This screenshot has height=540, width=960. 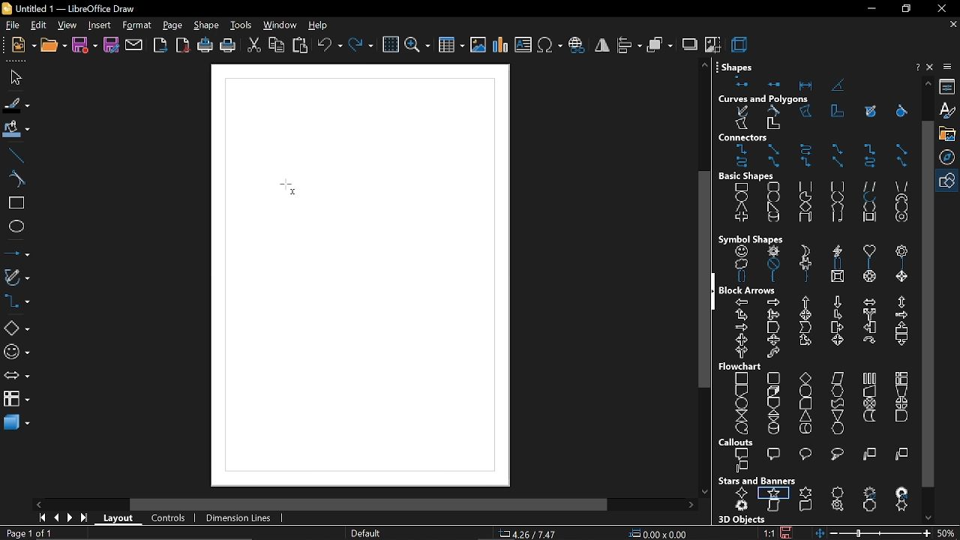 I want to click on grid, so click(x=390, y=45).